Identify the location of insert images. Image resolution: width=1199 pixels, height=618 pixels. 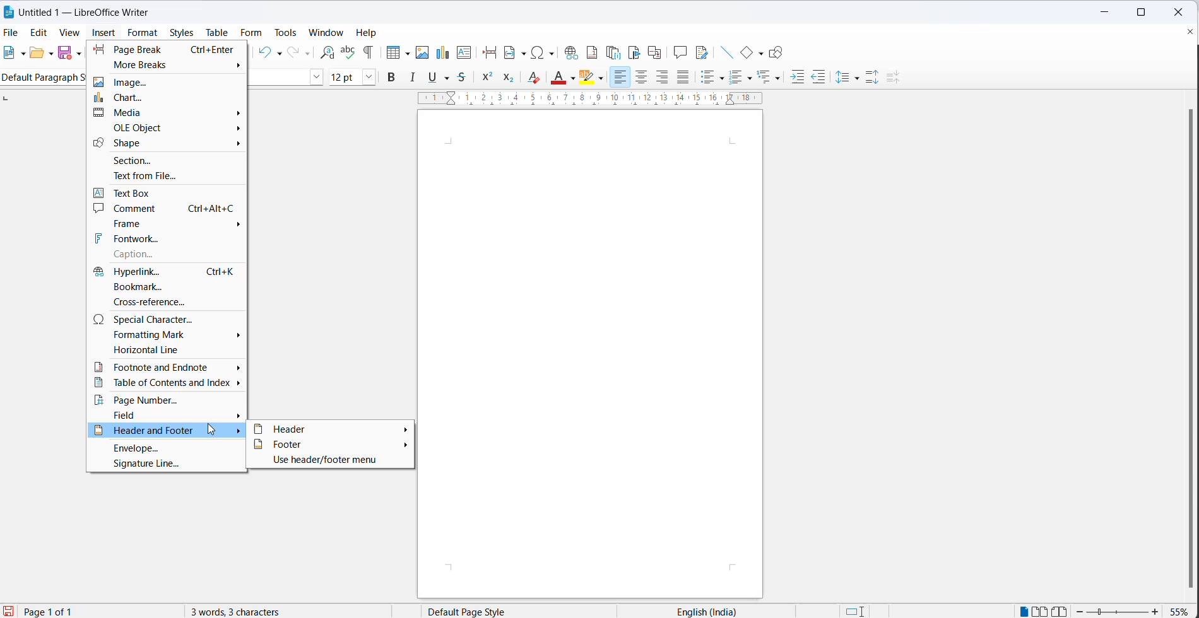
(422, 54).